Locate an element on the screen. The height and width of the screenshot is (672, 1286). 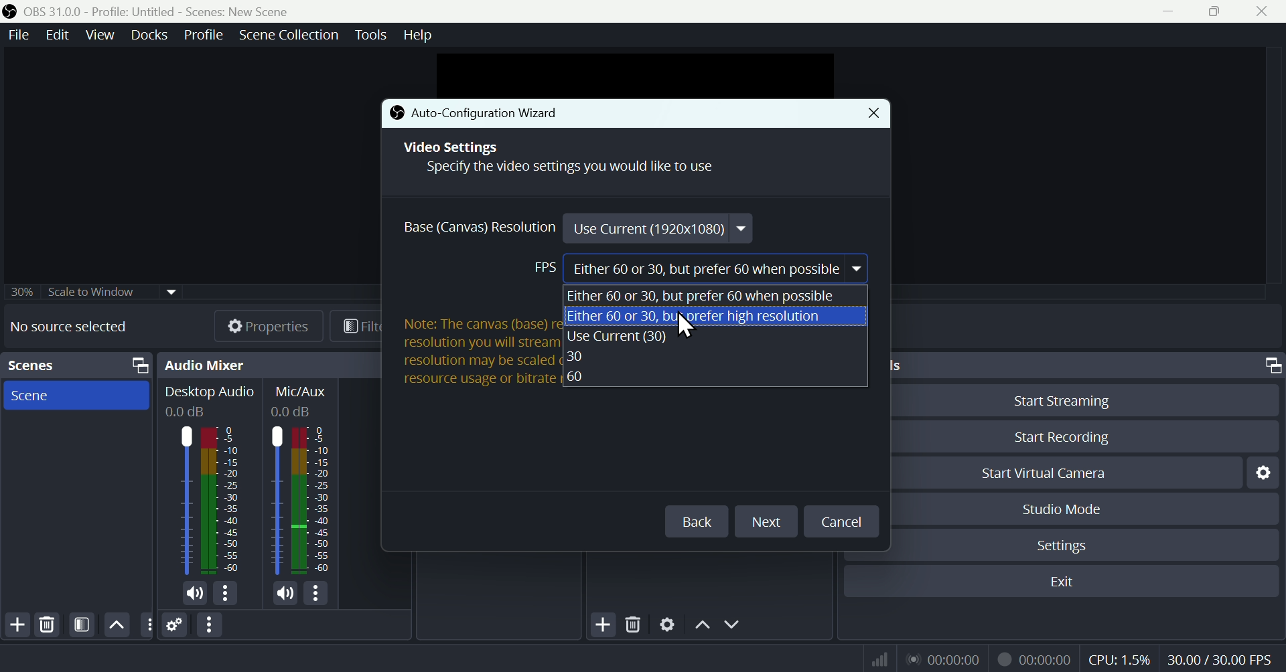
Back is located at coordinates (696, 521).